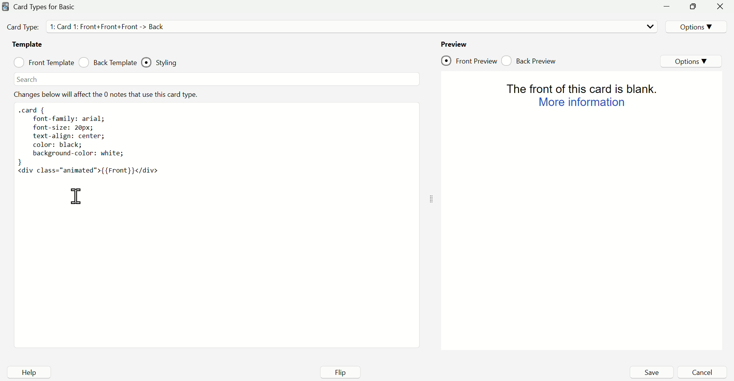  What do you see at coordinates (216, 218) in the screenshot?
I see `code area` at bounding box center [216, 218].